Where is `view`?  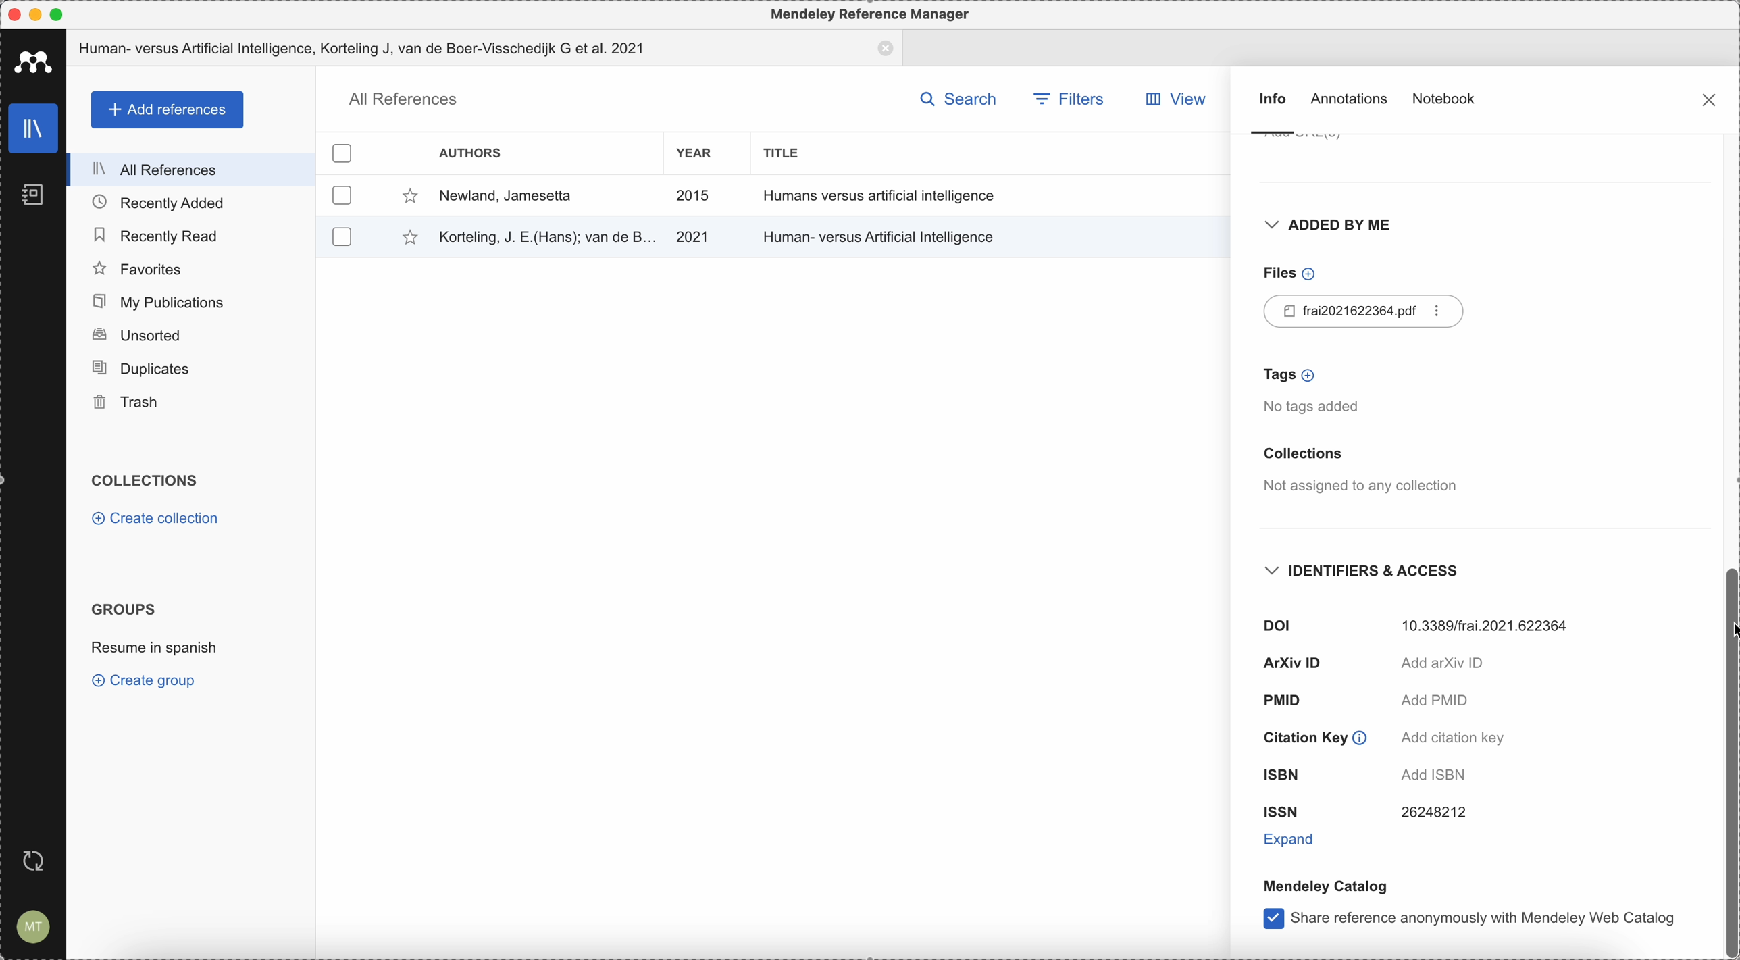
view is located at coordinates (1182, 99).